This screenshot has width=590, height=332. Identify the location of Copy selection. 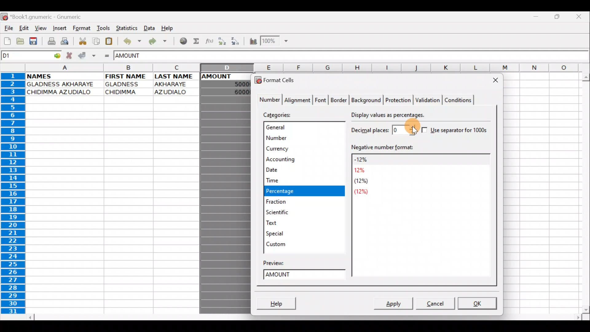
(95, 41).